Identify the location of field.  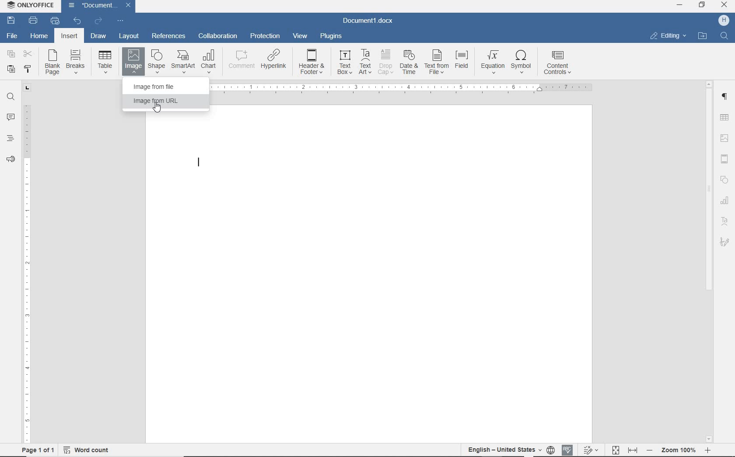
(463, 62).